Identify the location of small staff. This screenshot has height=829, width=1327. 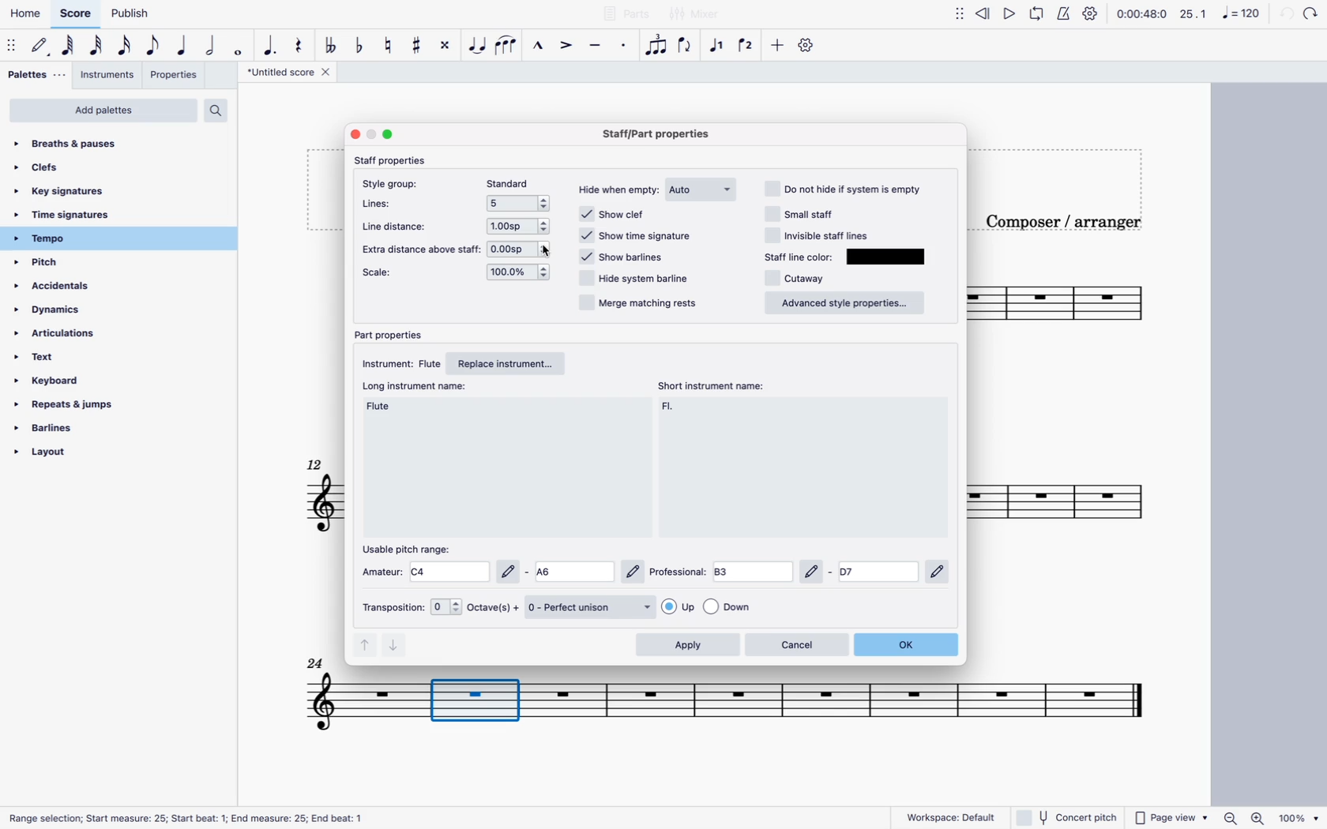
(814, 212).